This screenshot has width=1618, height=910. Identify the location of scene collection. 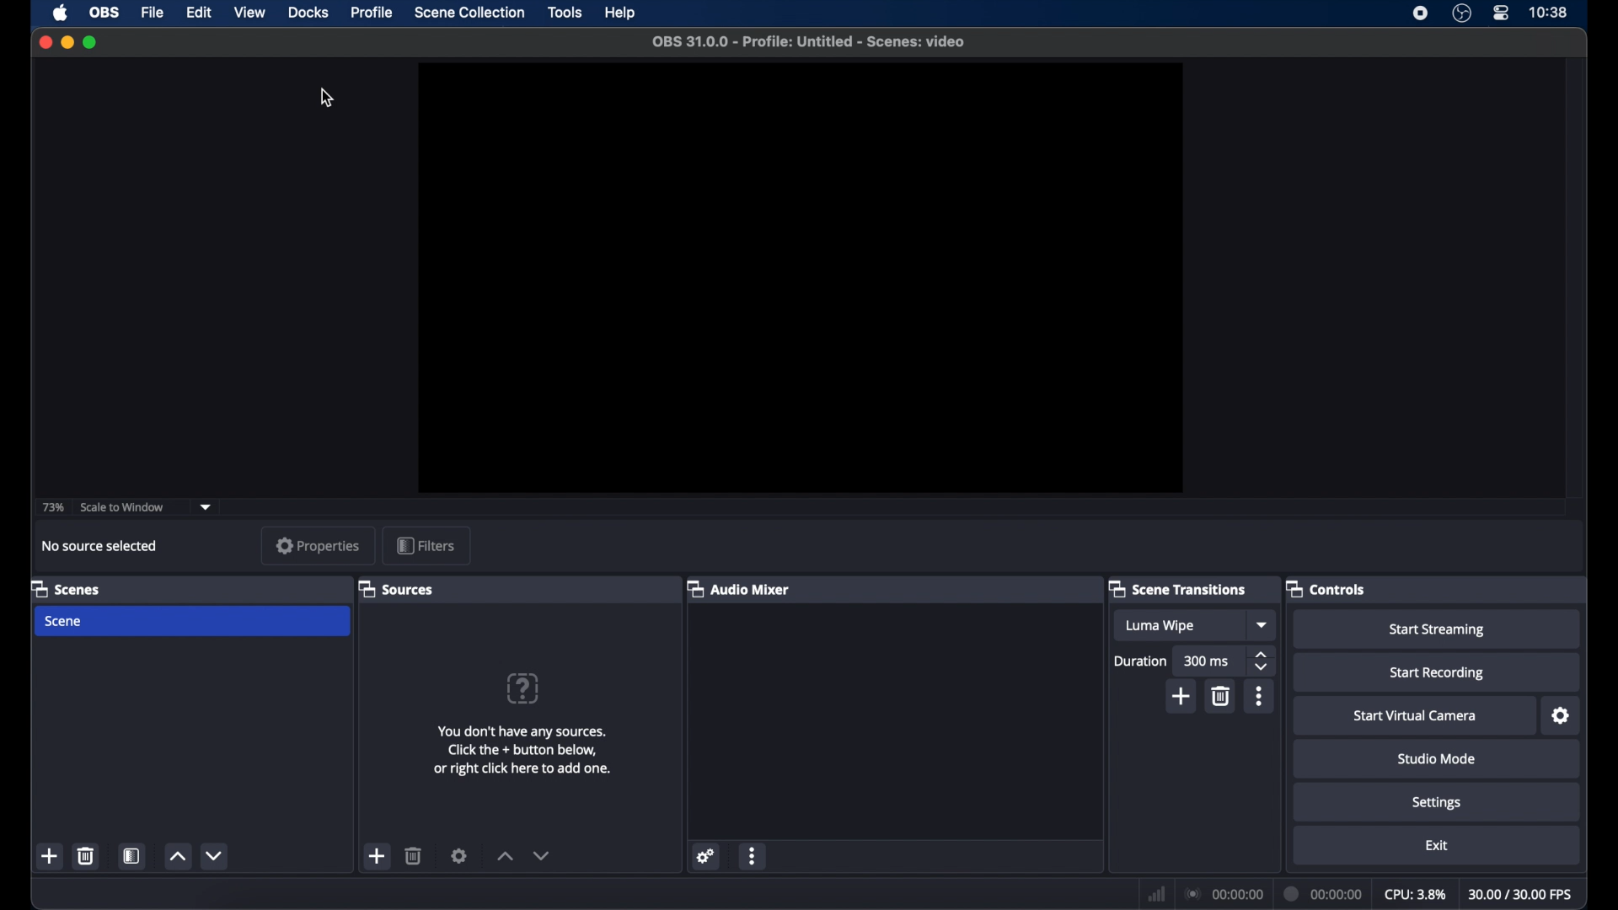
(471, 13).